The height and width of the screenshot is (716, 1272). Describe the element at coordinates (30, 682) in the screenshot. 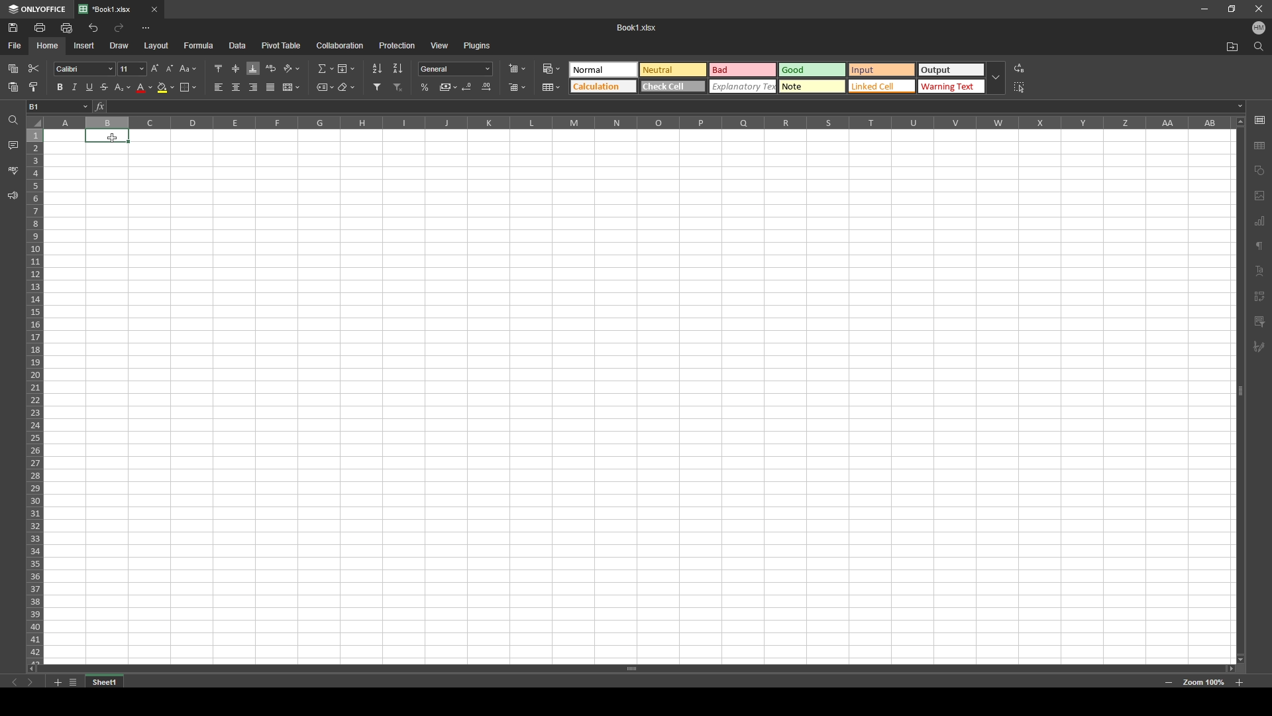

I see `next` at that location.